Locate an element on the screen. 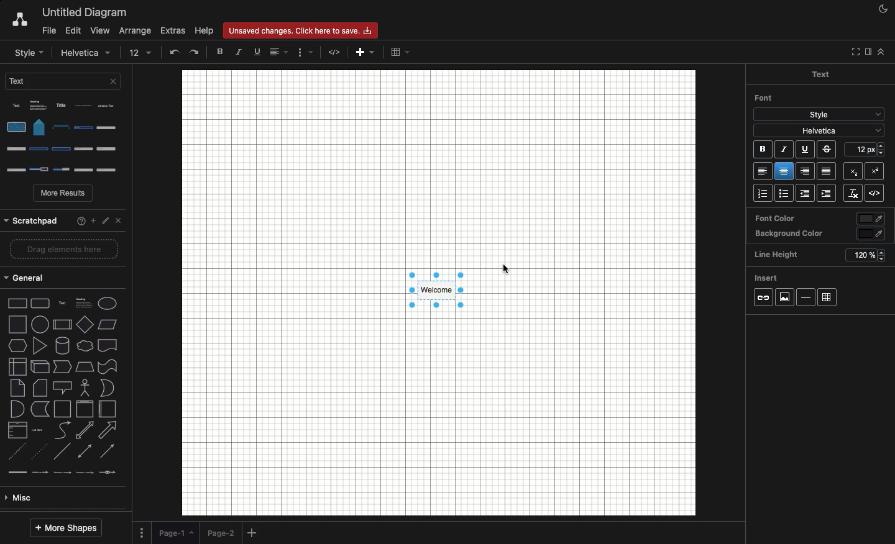 The height and width of the screenshot is (544, 895). type of arrow is located at coordinates (67, 347).